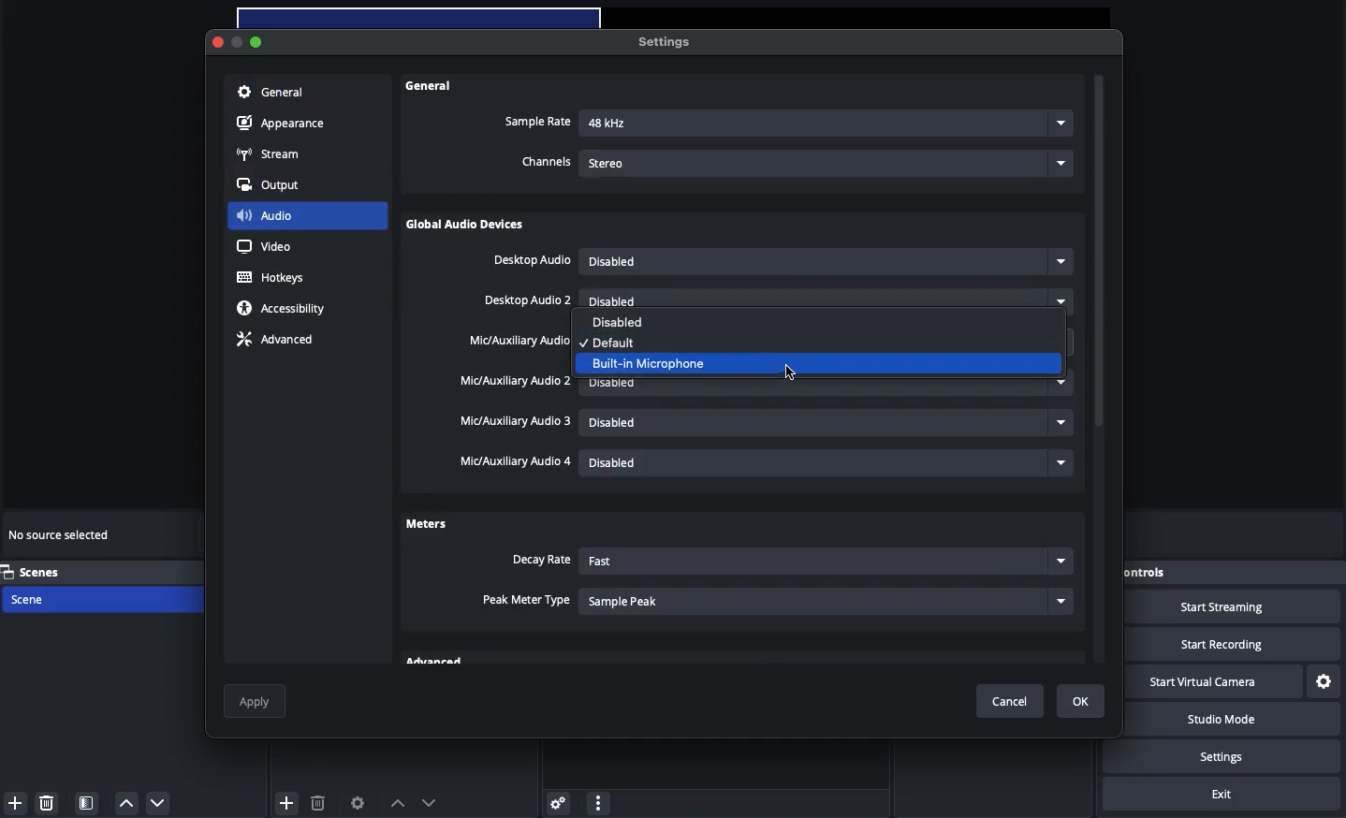 This screenshot has width=1346, height=818. Describe the element at coordinates (397, 803) in the screenshot. I see `Move up` at that location.